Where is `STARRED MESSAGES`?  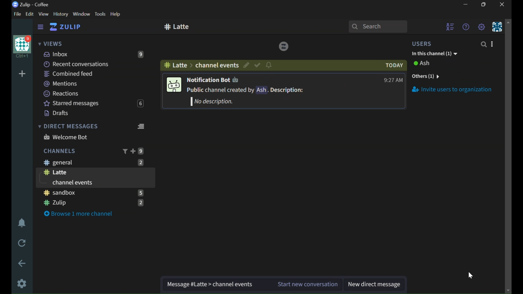 STARRED MESSAGES is located at coordinates (93, 102).